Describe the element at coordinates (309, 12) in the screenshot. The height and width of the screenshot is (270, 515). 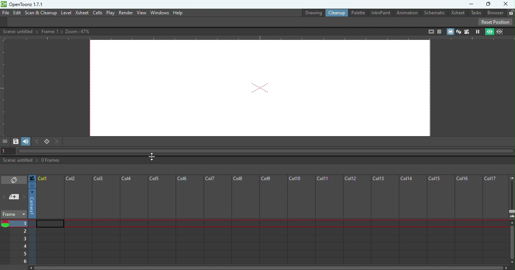
I see `Drawing` at that location.